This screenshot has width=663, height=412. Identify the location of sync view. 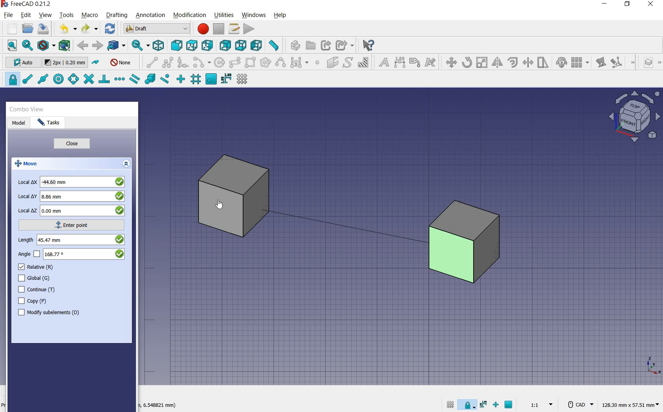
(140, 46).